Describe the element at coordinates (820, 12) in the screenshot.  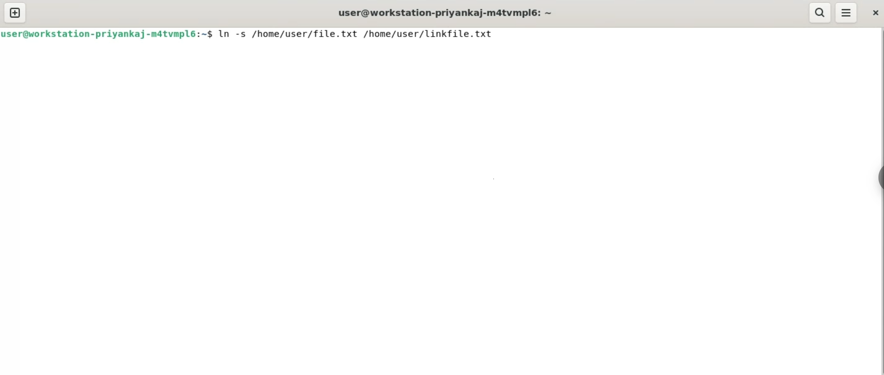
I see `search` at that location.